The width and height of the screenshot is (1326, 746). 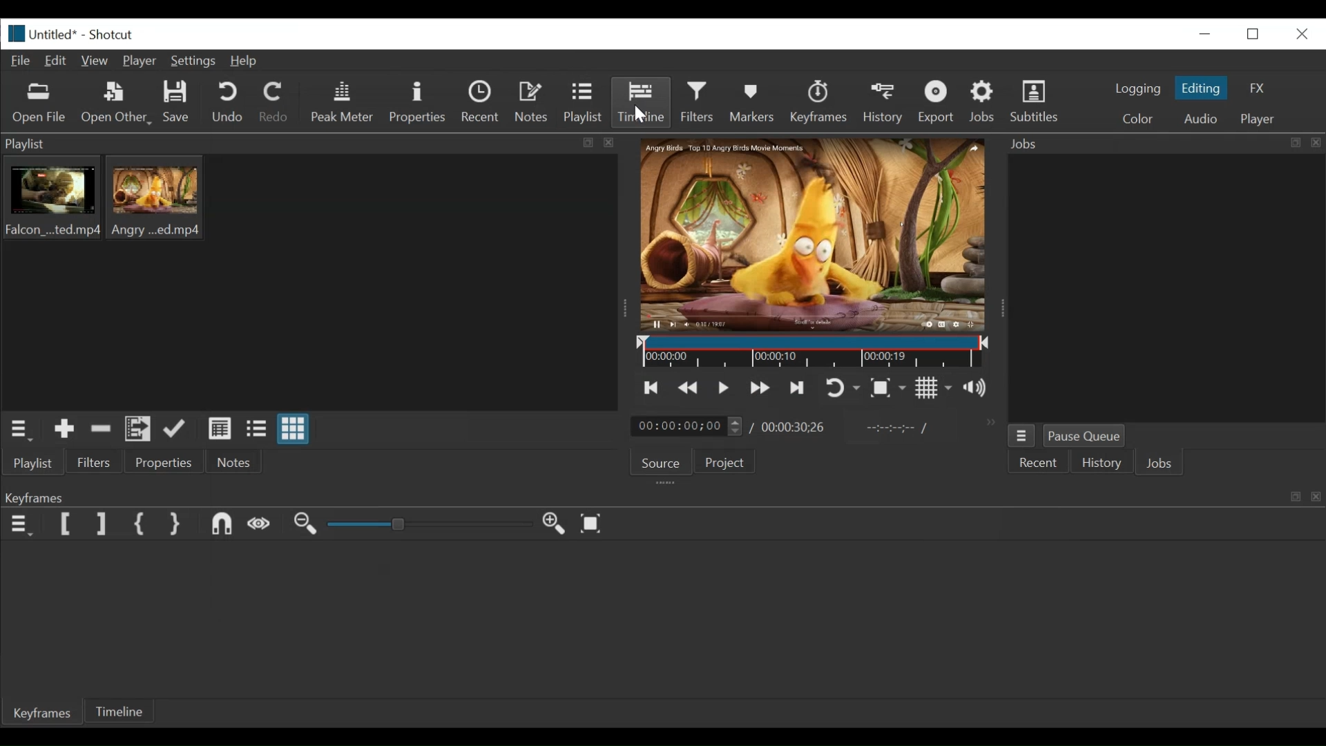 I want to click on clip, so click(x=158, y=197).